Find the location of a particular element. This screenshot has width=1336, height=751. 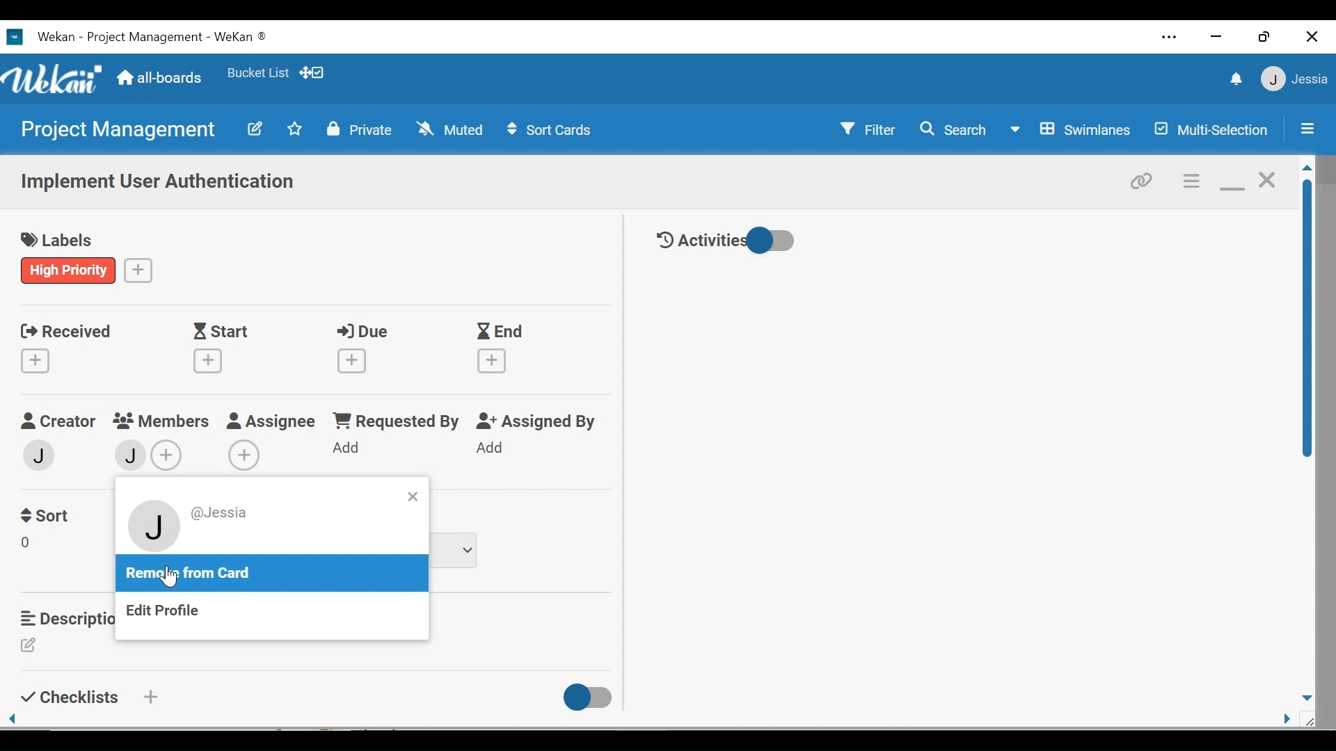

cursor is located at coordinates (170, 576).